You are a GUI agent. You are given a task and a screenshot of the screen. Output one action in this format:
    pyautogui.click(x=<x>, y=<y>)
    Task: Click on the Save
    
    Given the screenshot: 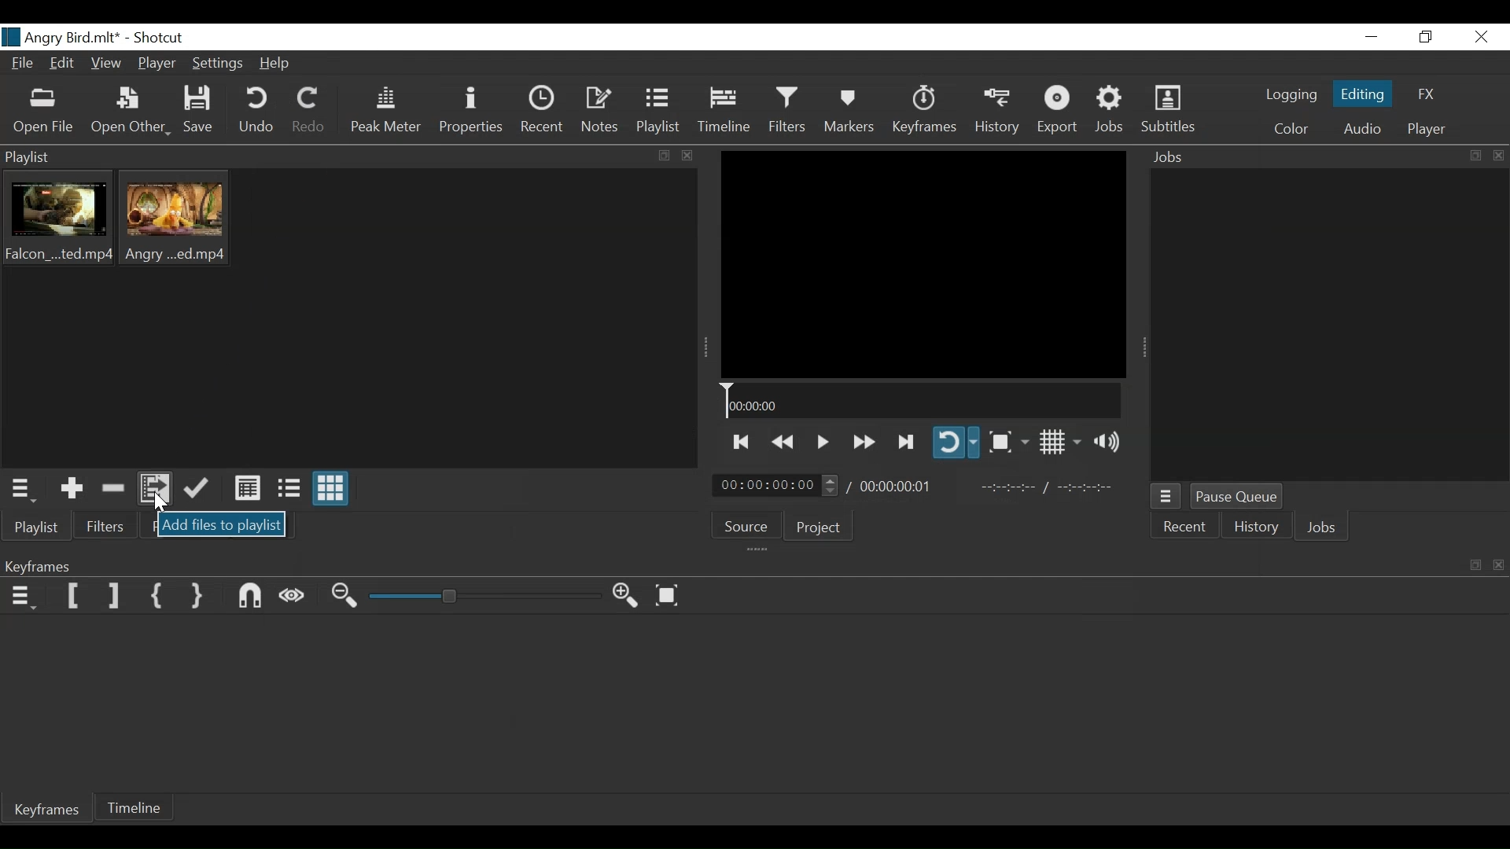 What is the action you would take?
    pyautogui.click(x=201, y=110)
    